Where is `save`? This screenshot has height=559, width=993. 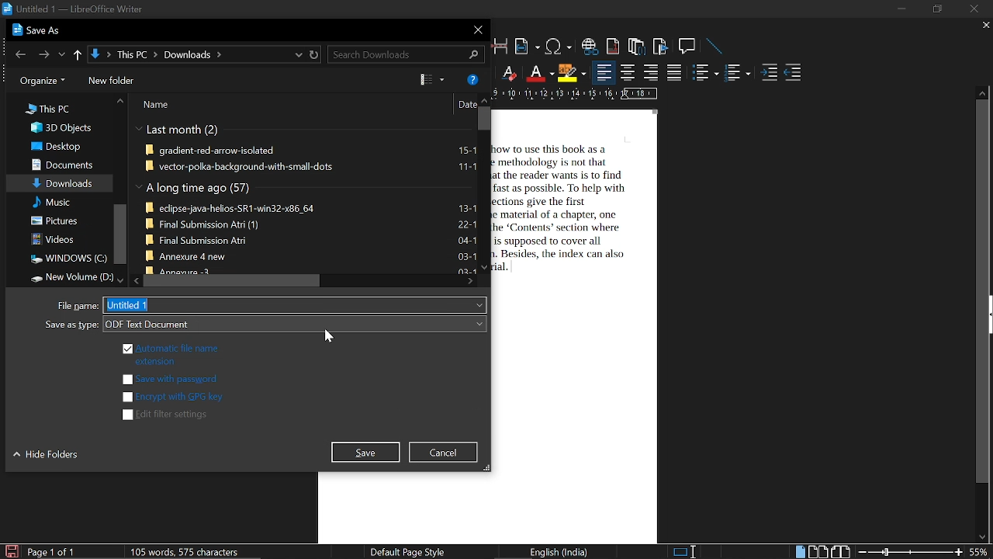
save is located at coordinates (11, 550).